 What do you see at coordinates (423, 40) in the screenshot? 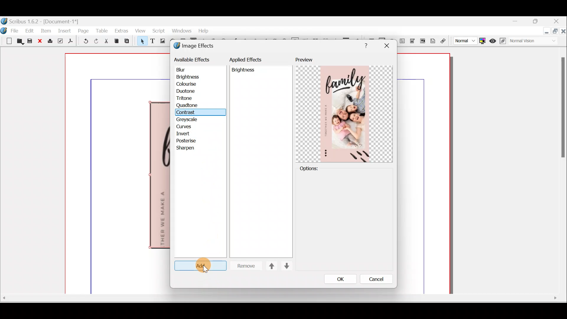
I see `PDF List box` at bounding box center [423, 40].